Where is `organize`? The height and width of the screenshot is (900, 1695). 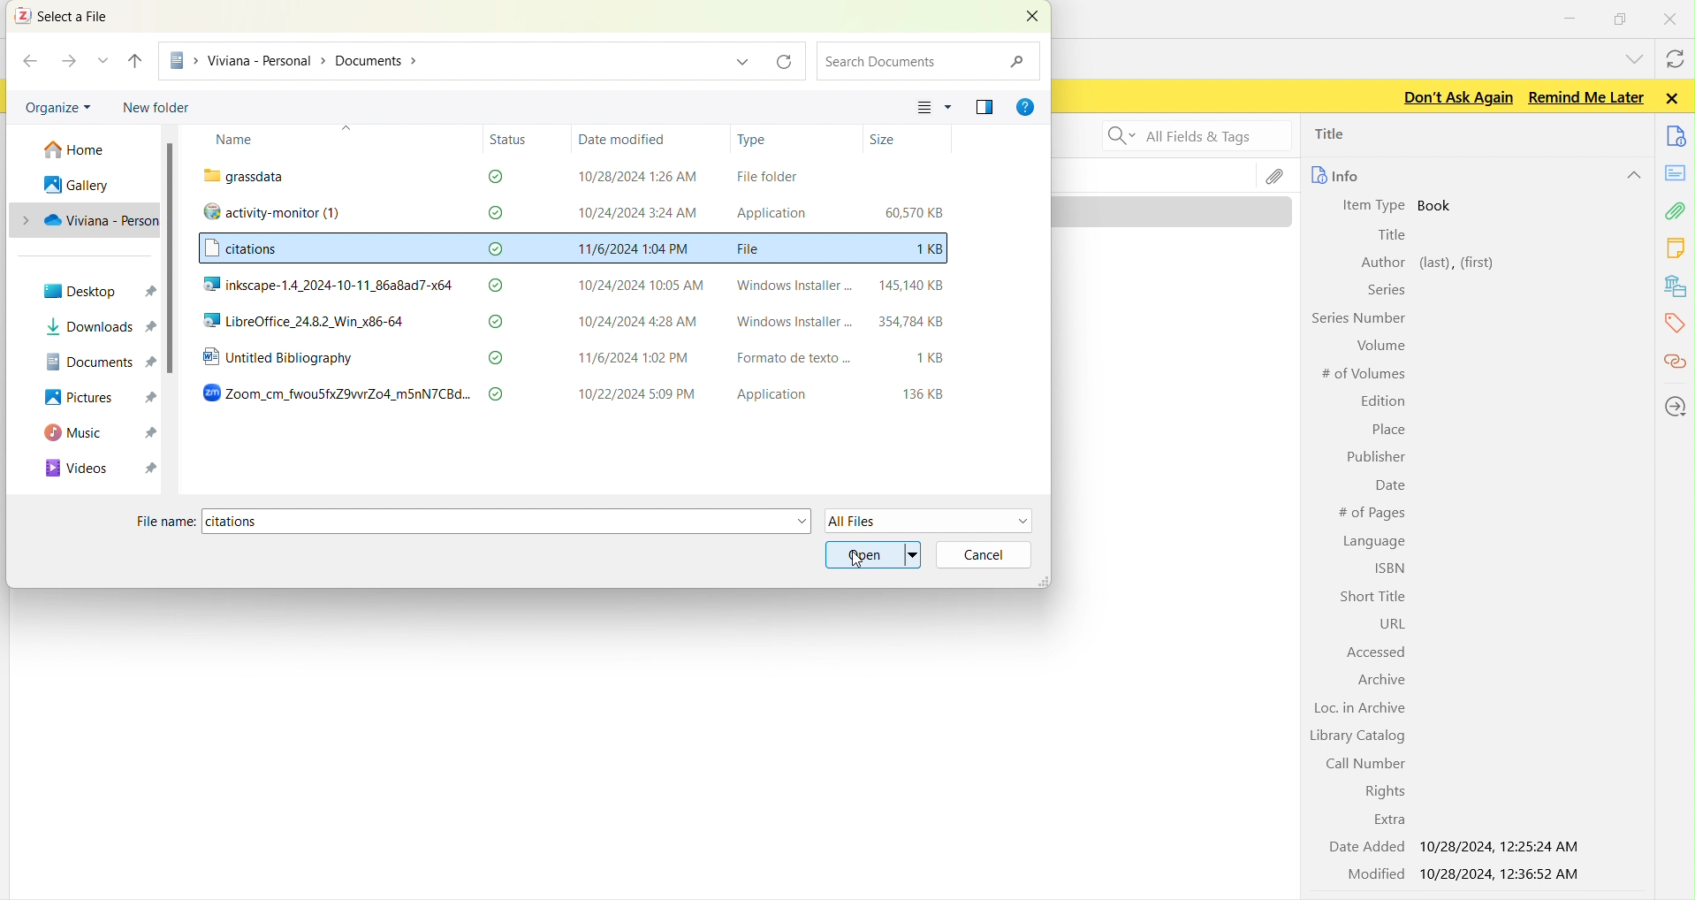 organize is located at coordinates (63, 110).